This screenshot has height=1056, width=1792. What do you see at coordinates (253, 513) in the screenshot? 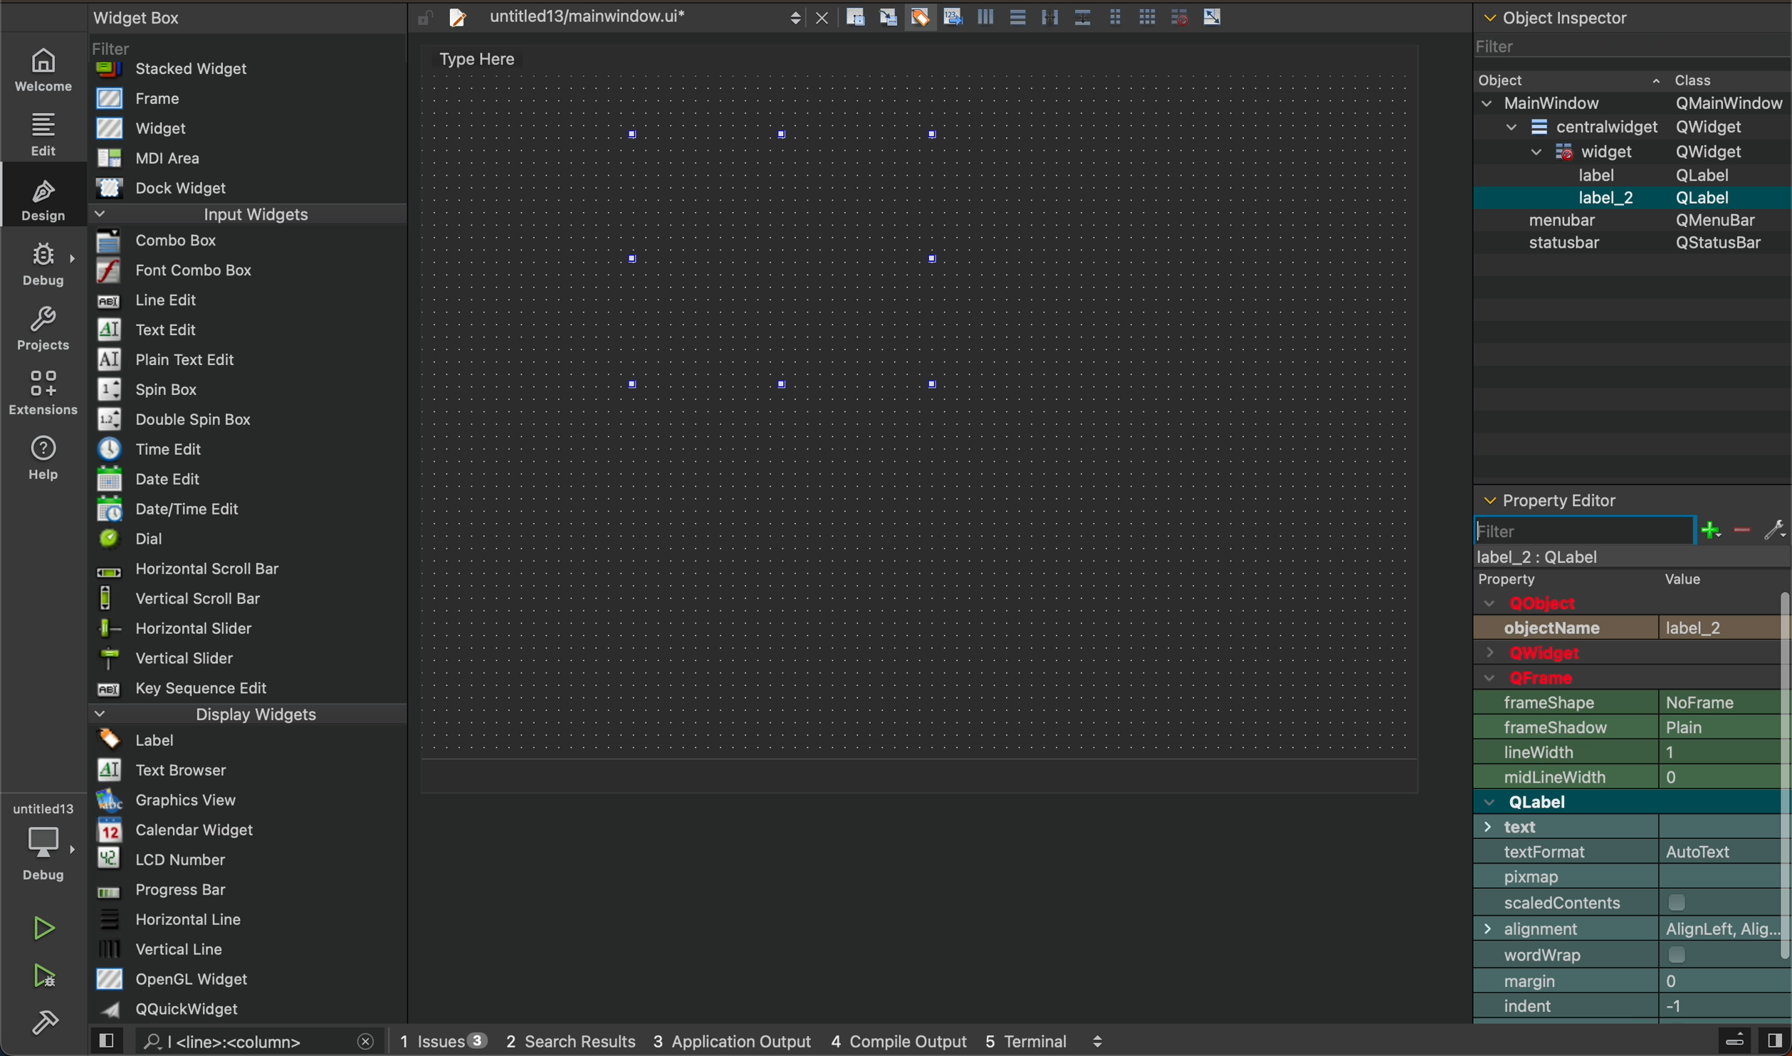
I see `widget box` at bounding box center [253, 513].